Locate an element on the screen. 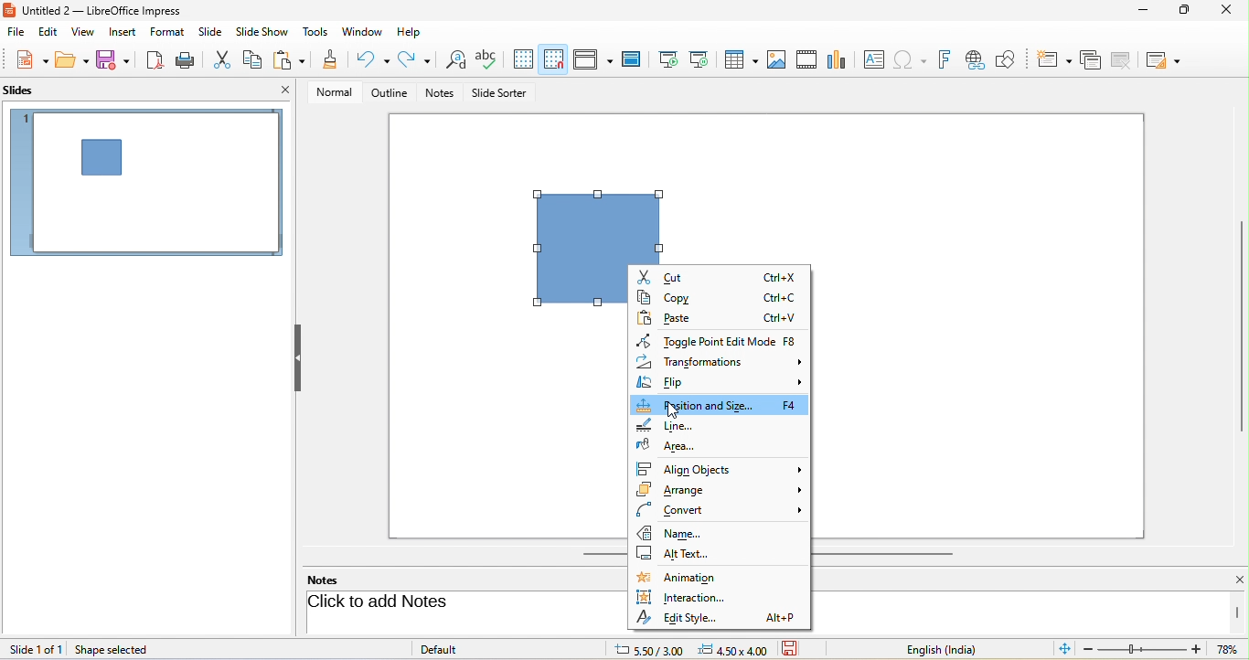  snap to grid is located at coordinates (553, 59).